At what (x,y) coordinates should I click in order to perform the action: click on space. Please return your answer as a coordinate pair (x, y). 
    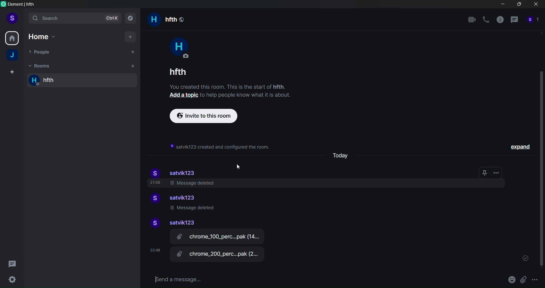
    Looking at the image, I should click on (13, 56).